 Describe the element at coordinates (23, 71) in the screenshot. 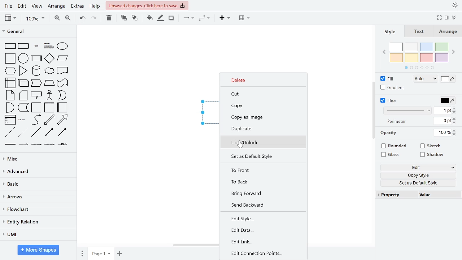

I see `triangle` at that location.